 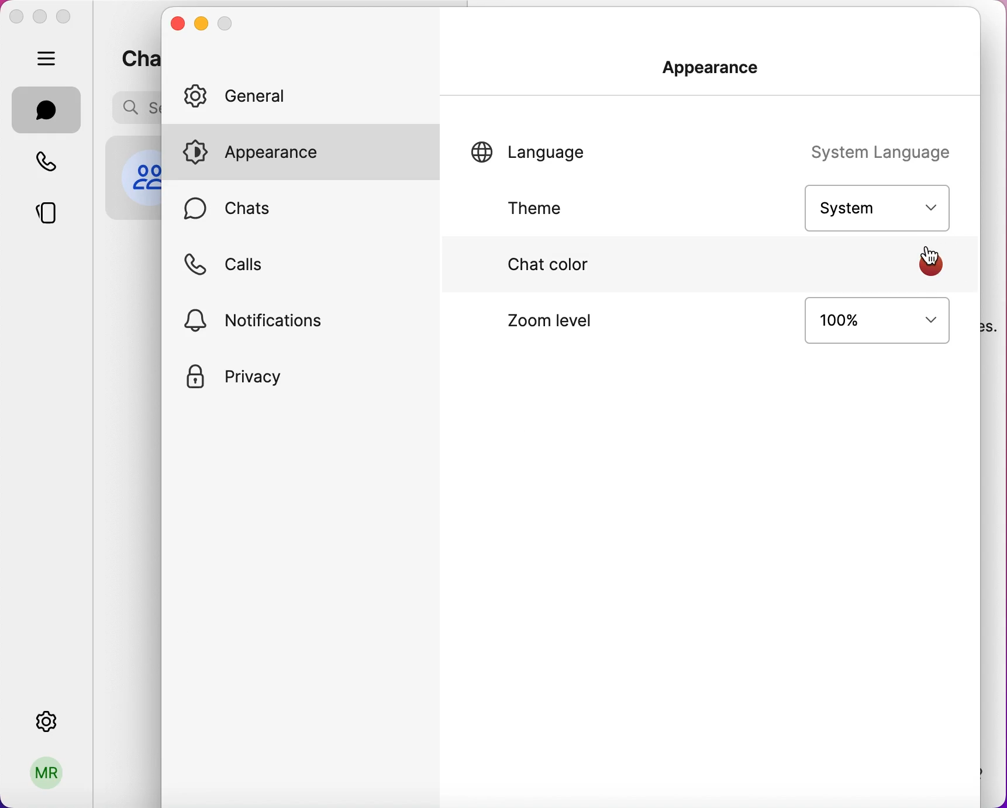 What do you see at coordinates (47, 110) in the screenshot?
I see `chats` at bounding box center [47, 110].